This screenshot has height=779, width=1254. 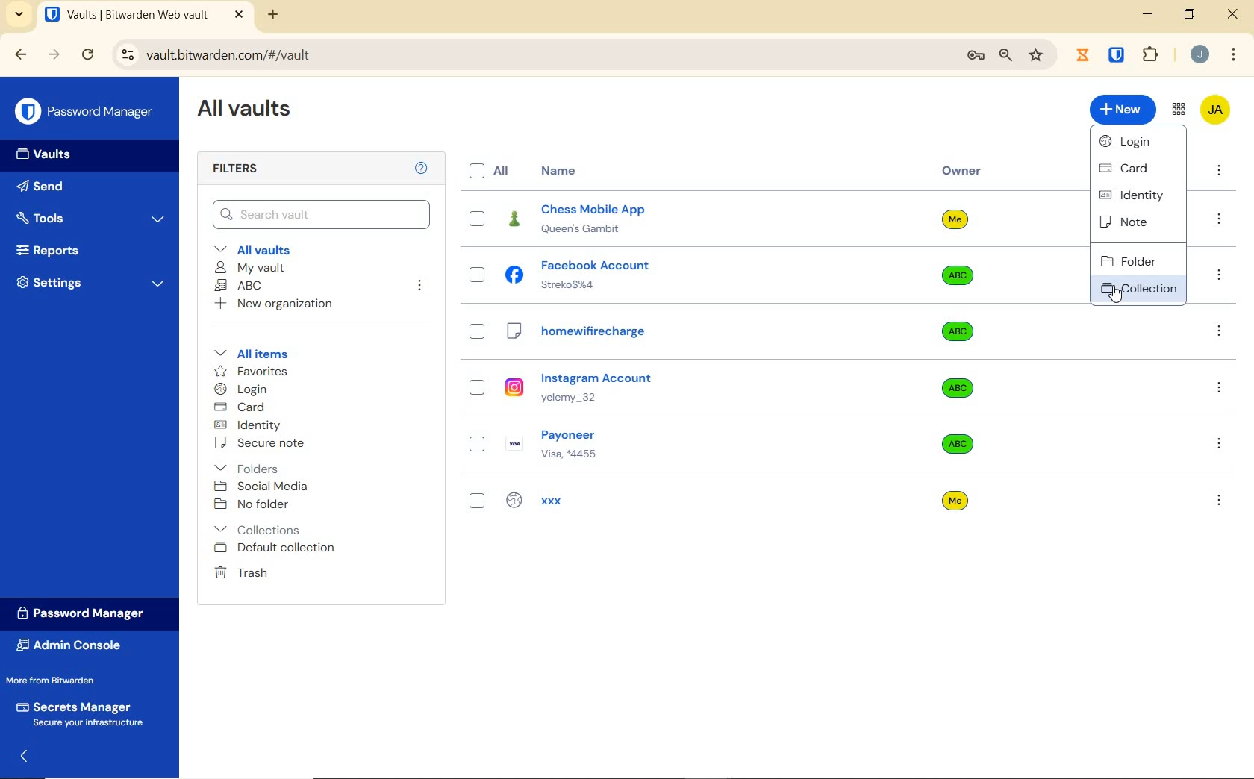 I want to click on more options, so click(x=1222, y=500).